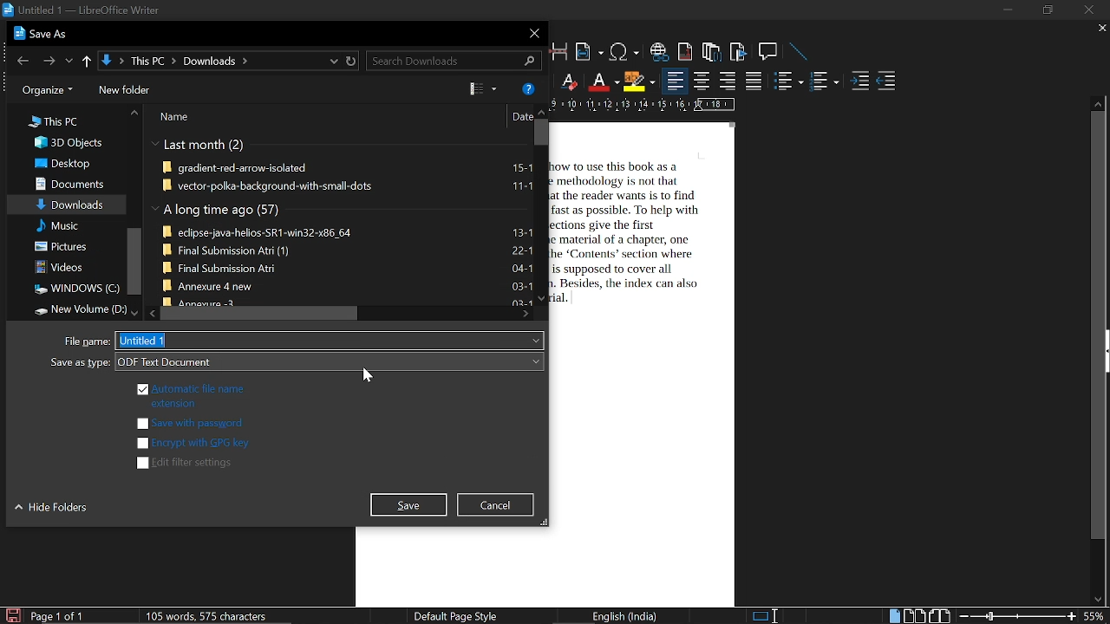 Image resolution: width=1110 pixels, height=624 pixels. I want to click on toggle unordered list, so click(824, 81).